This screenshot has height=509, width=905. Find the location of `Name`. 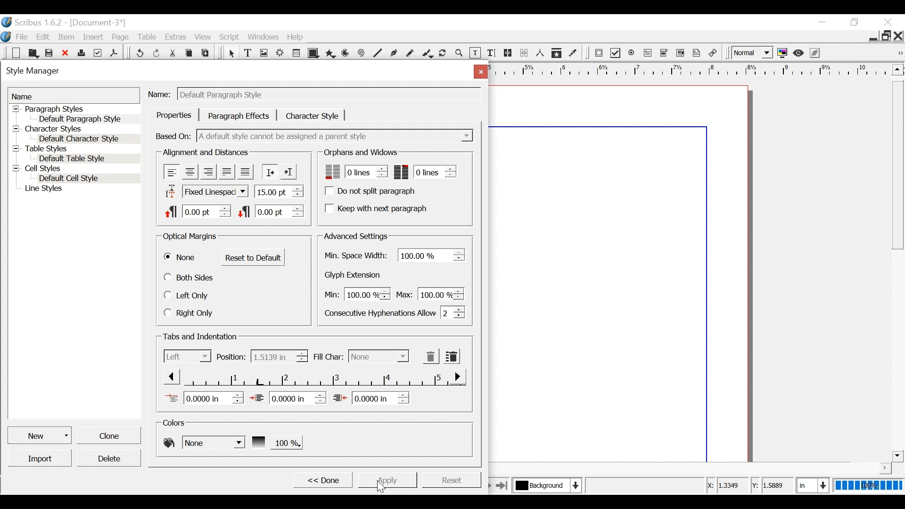

Name is located at coordinates (161, 93).